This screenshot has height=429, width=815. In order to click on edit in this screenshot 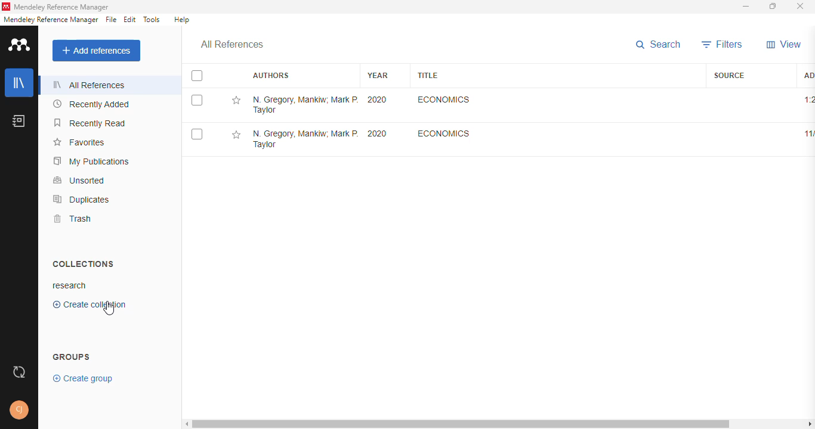, I will do `click(131, 20)`.